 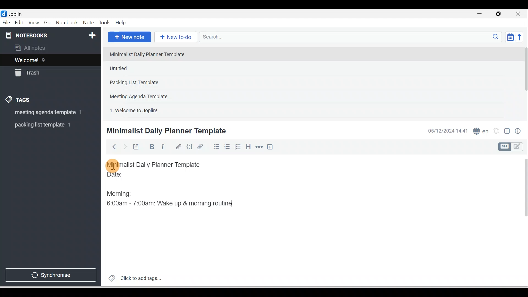 I want to click on Morning:, so click(x=123, y=192).